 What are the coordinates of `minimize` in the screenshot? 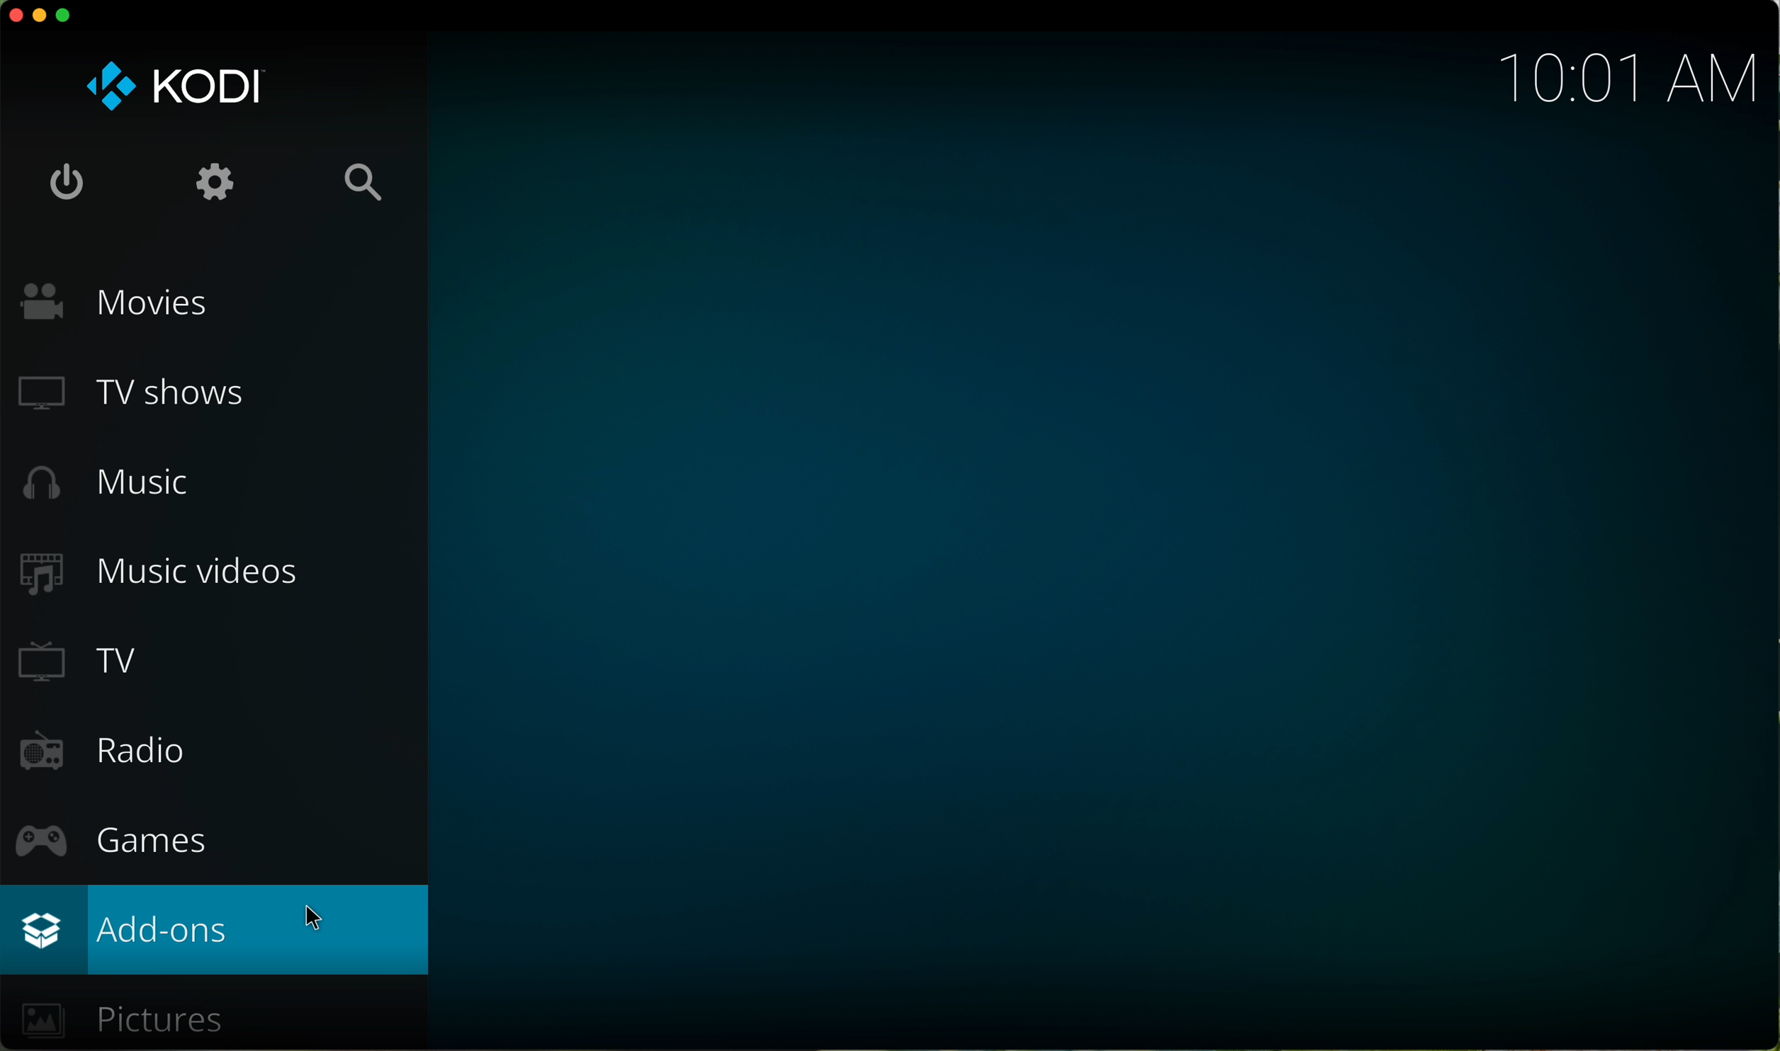 It's located at (40, 20).